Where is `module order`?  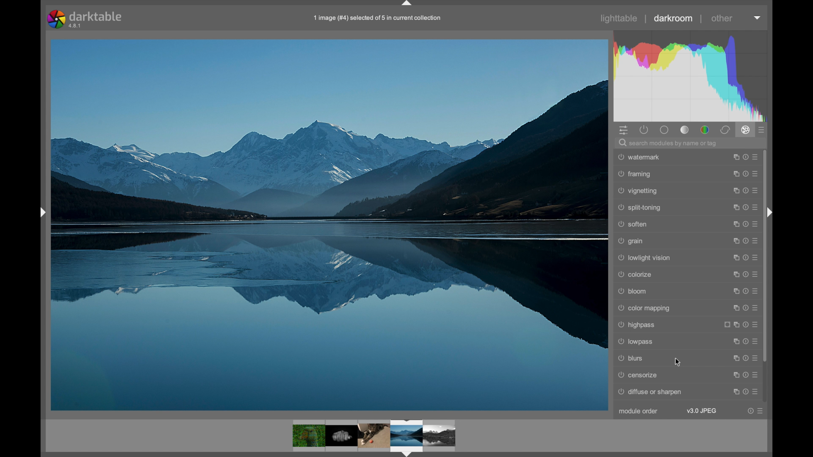 module order is located at coordinates (638, 411).